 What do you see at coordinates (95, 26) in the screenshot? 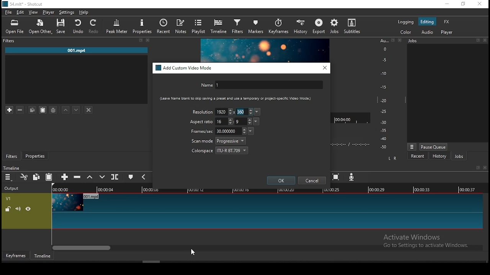
I see `redo` at bounding box center [95, 26].